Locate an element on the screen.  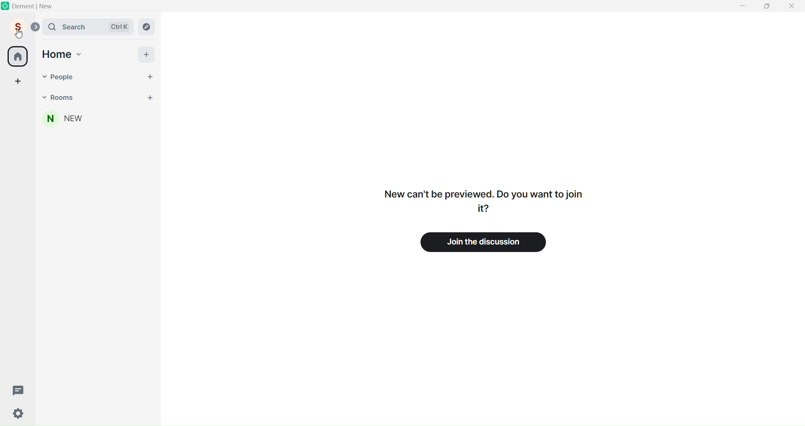
Add people is located at coordinates (150, 75).